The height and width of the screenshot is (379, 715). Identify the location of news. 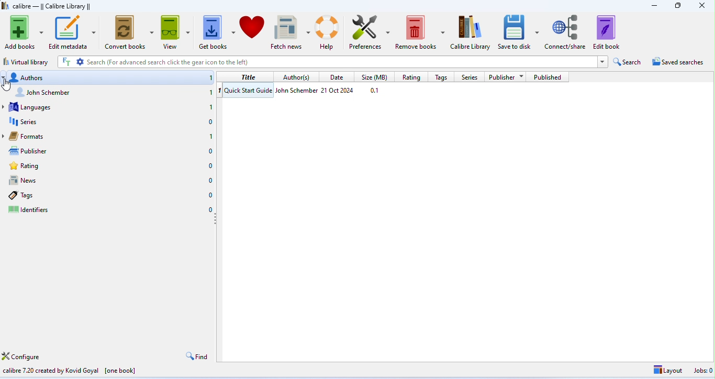
(111, 181).